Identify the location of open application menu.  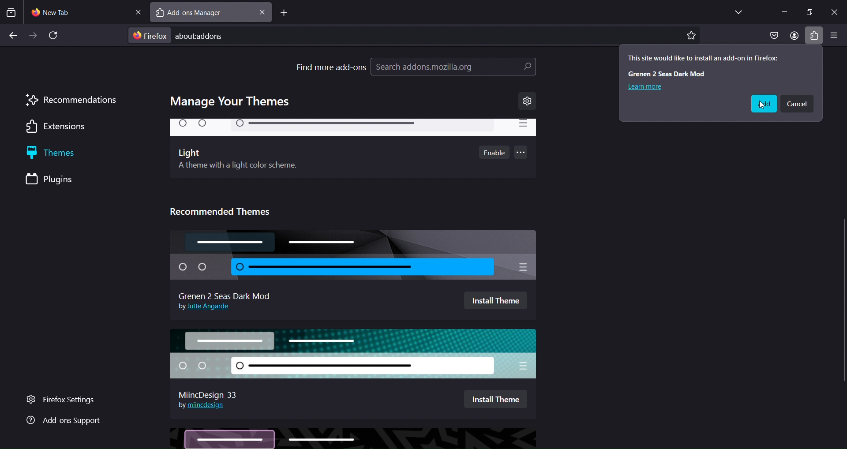
(834, 36).